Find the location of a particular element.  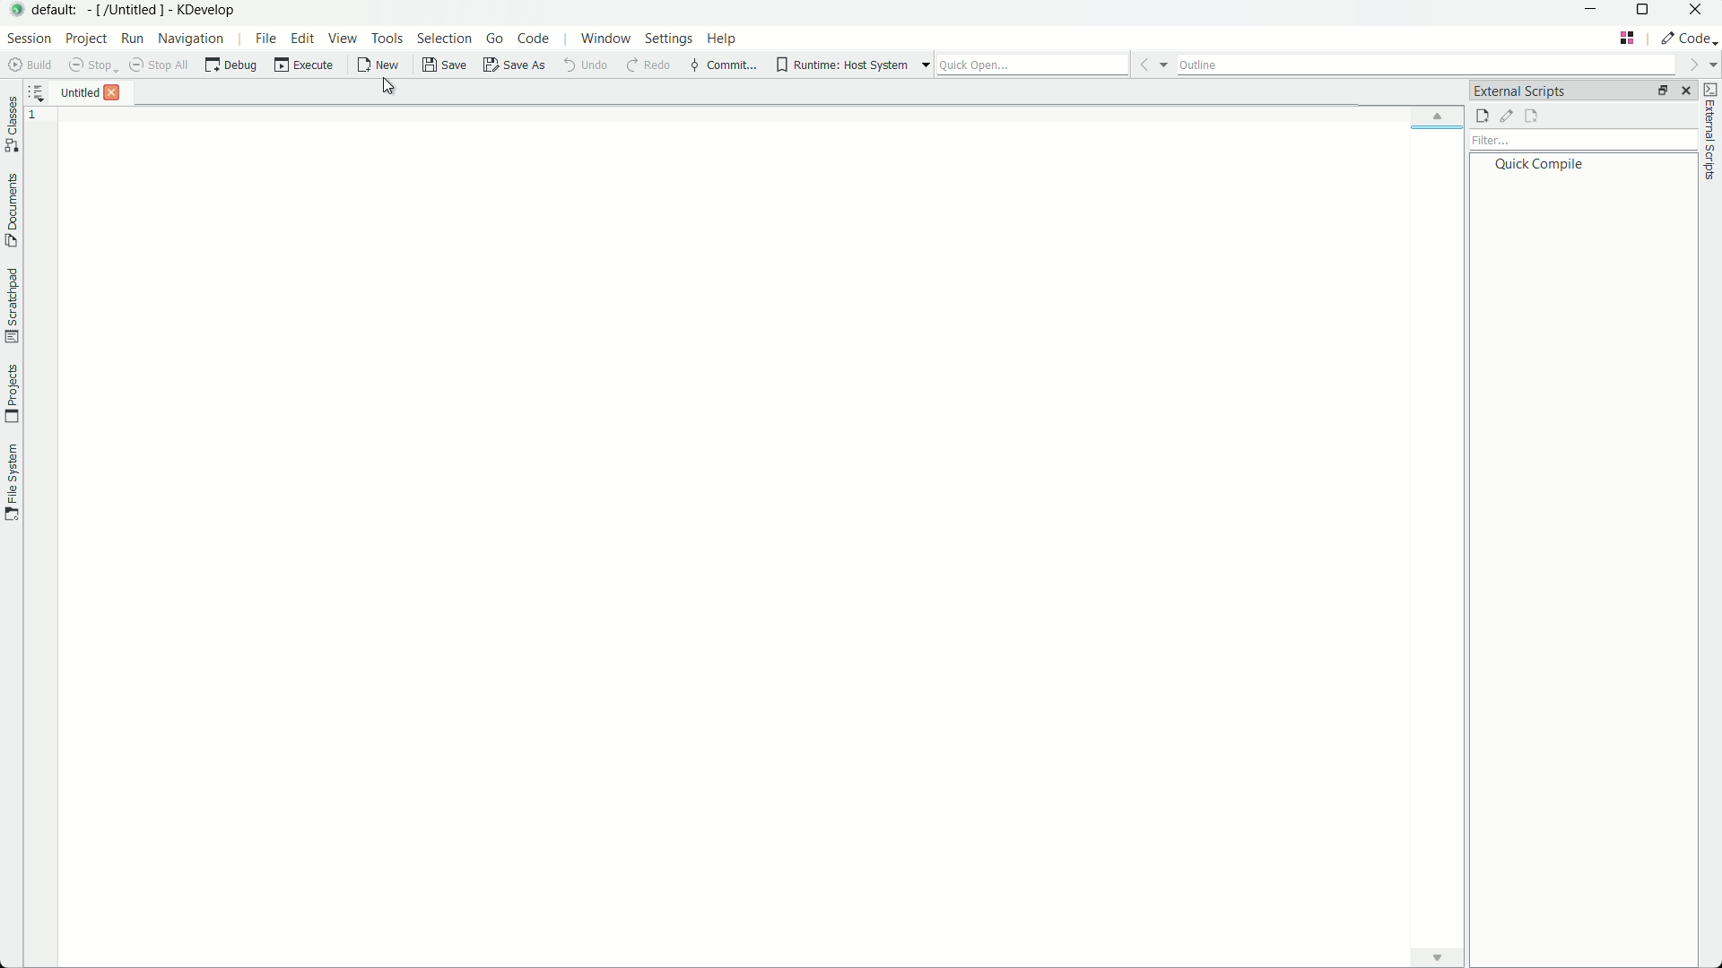

run menu is located at coordinates (129, 37).